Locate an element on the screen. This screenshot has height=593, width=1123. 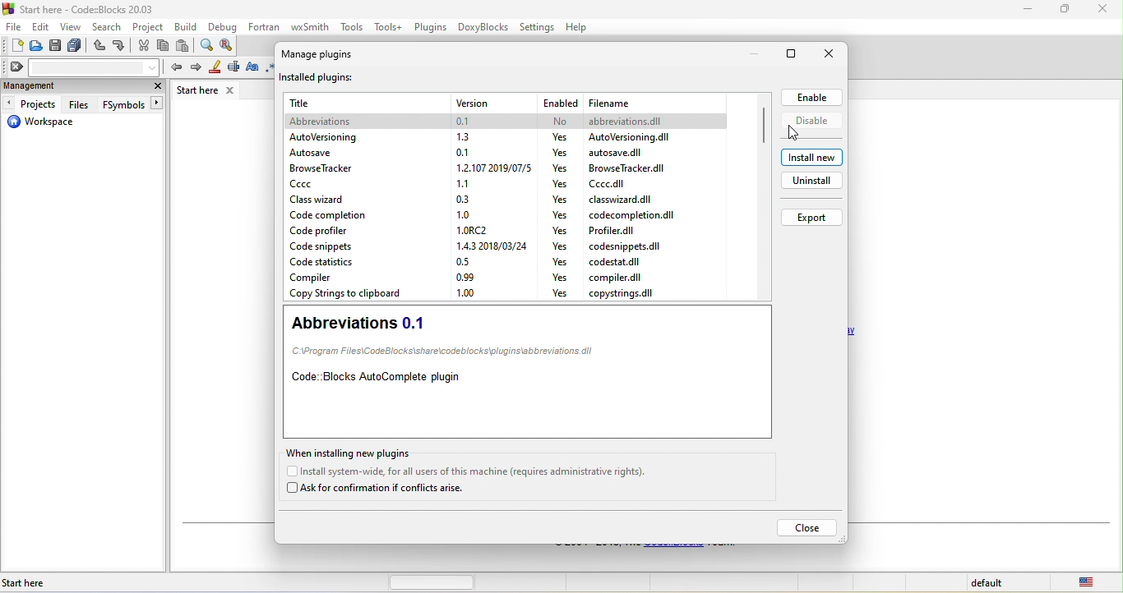
wxsmith is located at coordinates (312, 25).